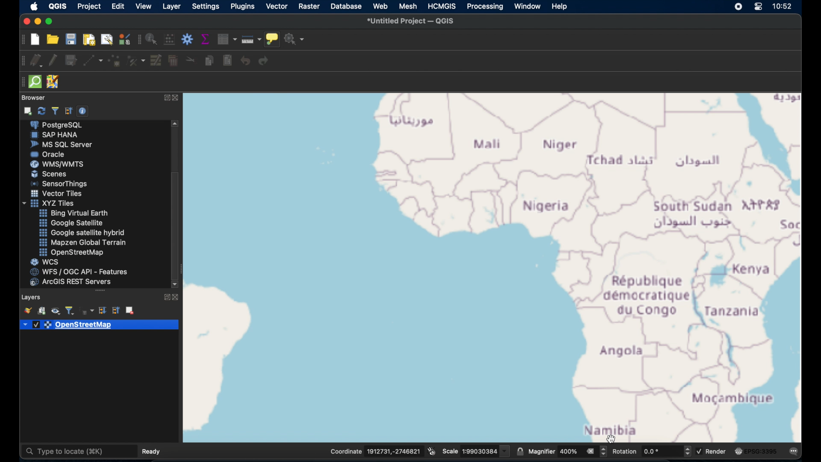  I want to click on raster, so click(309, 6).